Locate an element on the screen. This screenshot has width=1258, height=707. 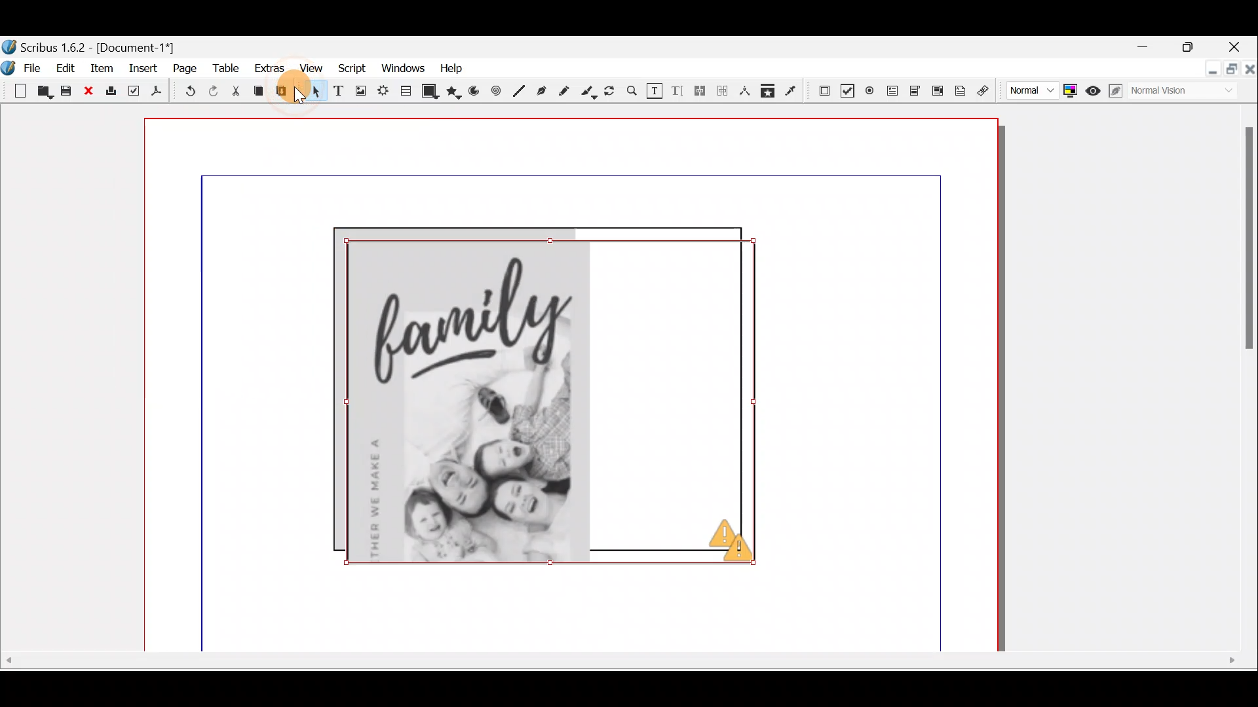
Print is located at coordinates (111, 92).